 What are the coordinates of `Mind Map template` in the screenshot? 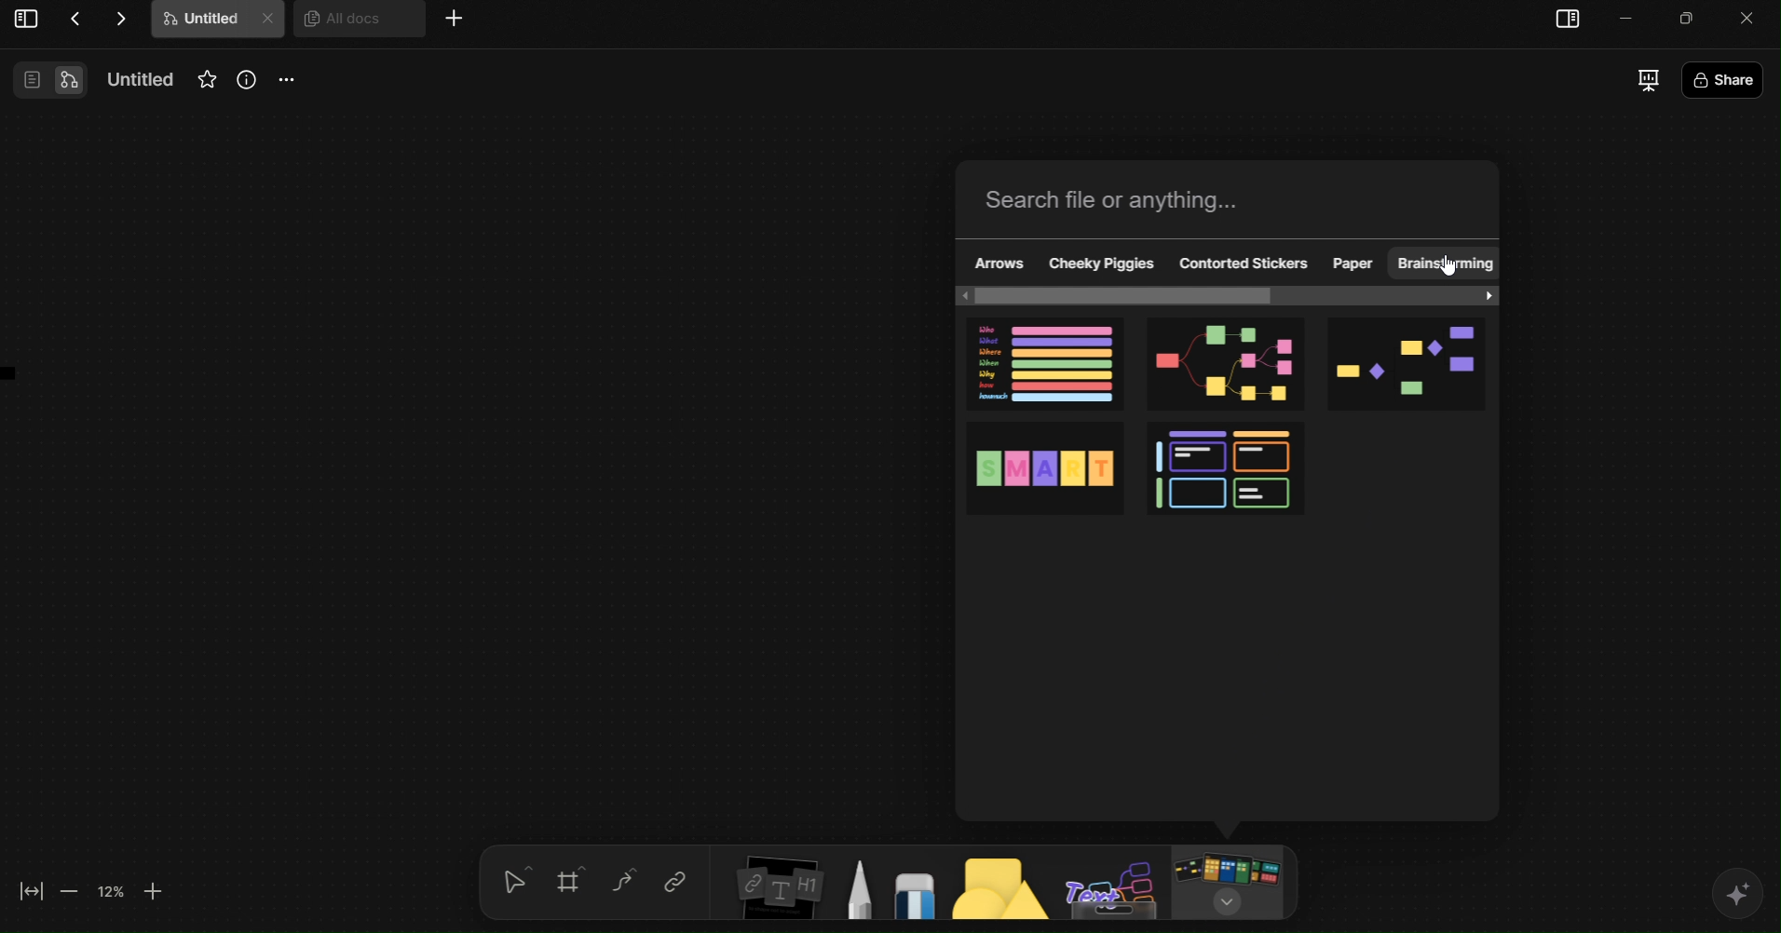 It's located at (1227, 368).